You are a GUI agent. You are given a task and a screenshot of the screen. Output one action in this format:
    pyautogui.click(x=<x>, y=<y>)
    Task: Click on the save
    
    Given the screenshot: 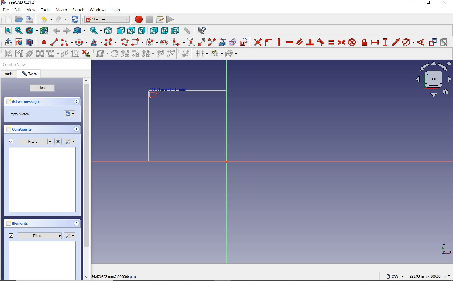 What is the action you would take?
    pyautogui.click(x=30, y=19)
    